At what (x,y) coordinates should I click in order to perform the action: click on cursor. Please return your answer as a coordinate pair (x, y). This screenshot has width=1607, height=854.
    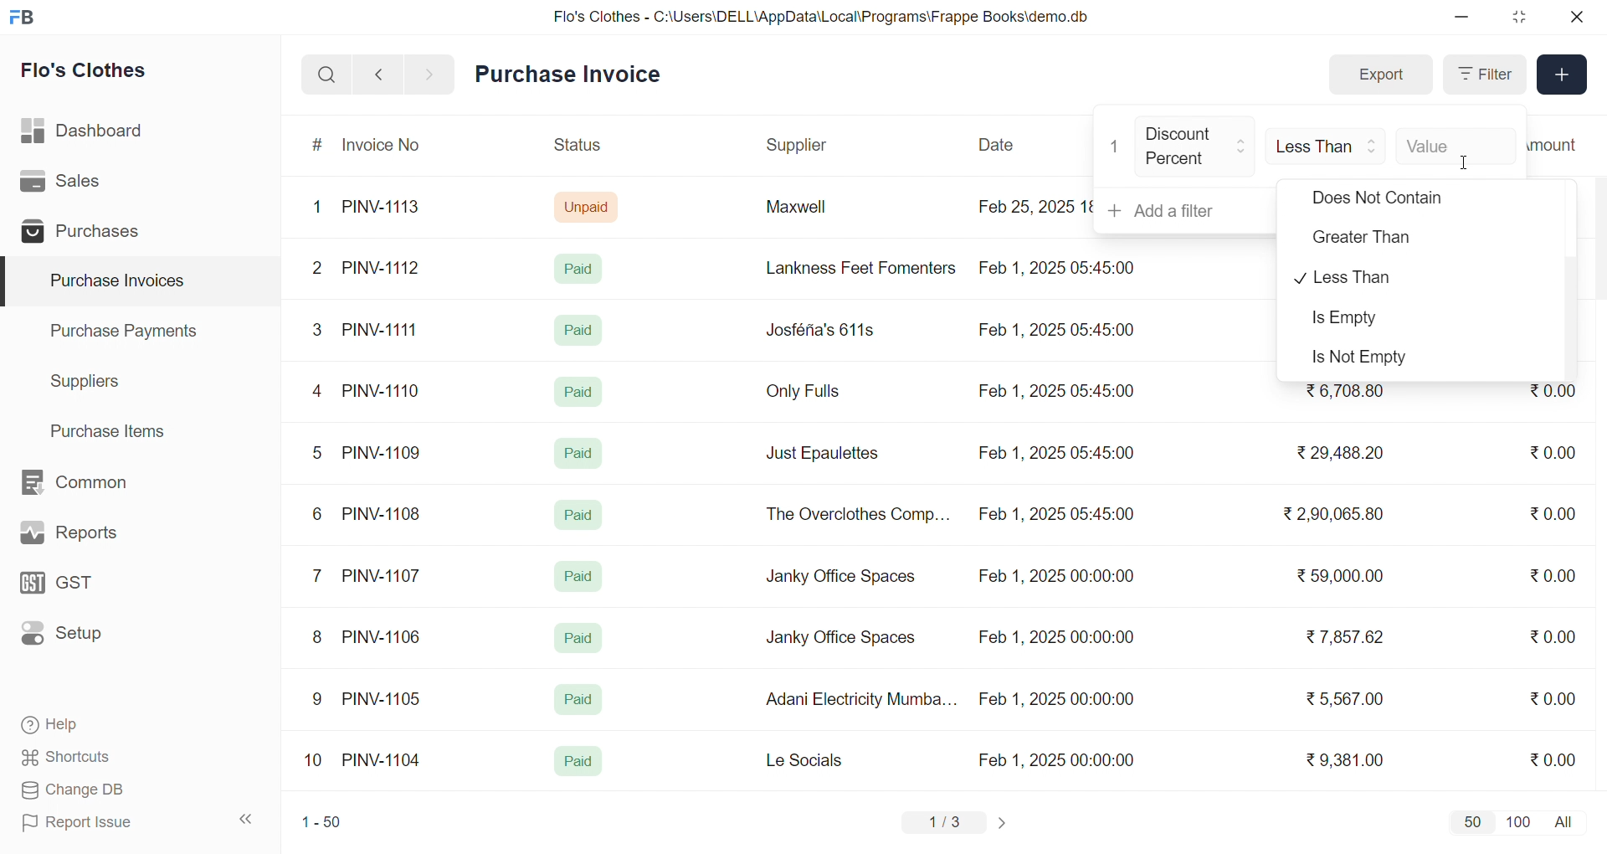
    Looking at the image, I should click on (1471, 163).